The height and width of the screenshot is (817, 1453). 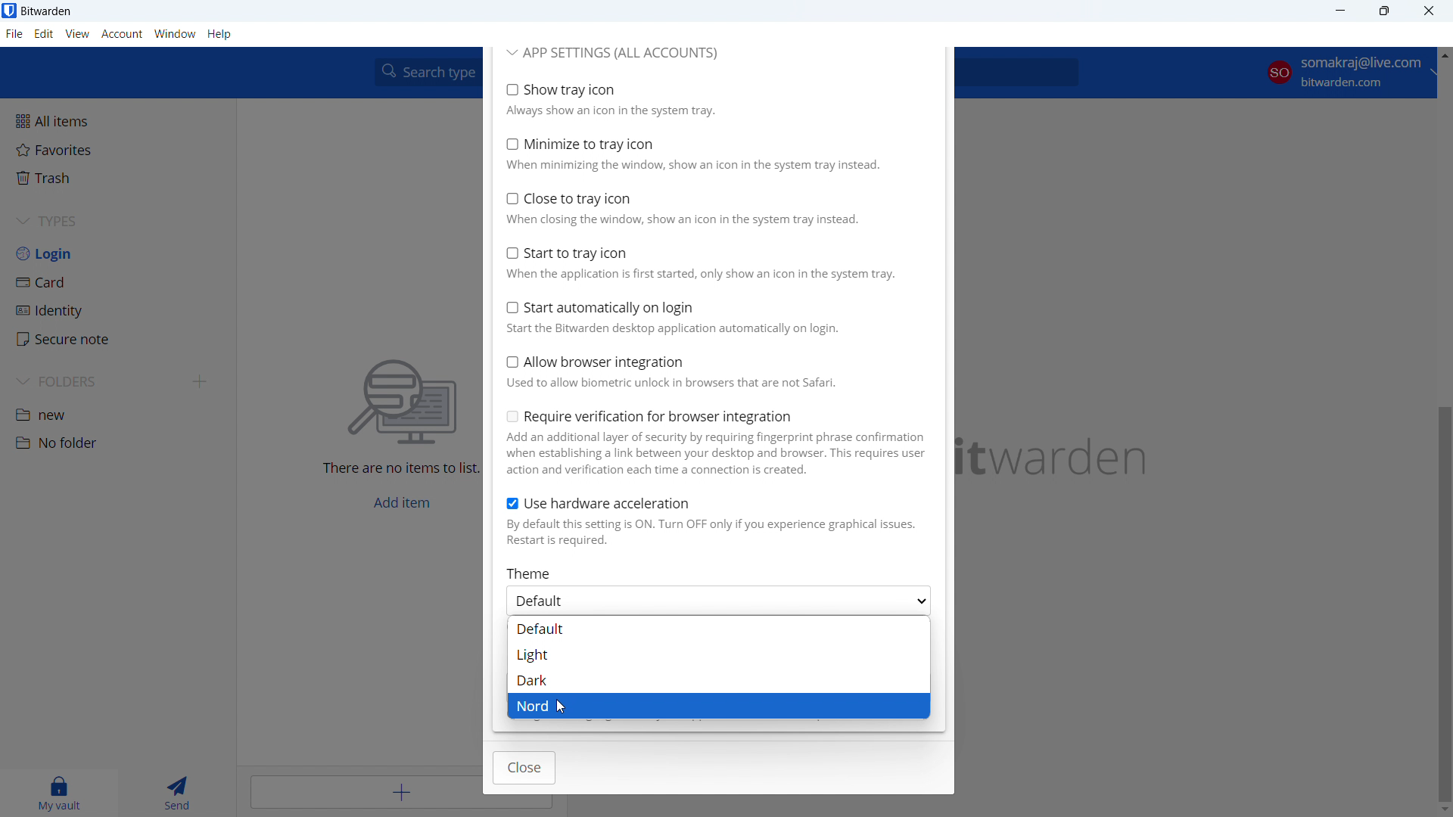 What do you see at coordinates (1444, 604) in the screenshot?
I see `scrollbar` at bounding box center [1444, 604].